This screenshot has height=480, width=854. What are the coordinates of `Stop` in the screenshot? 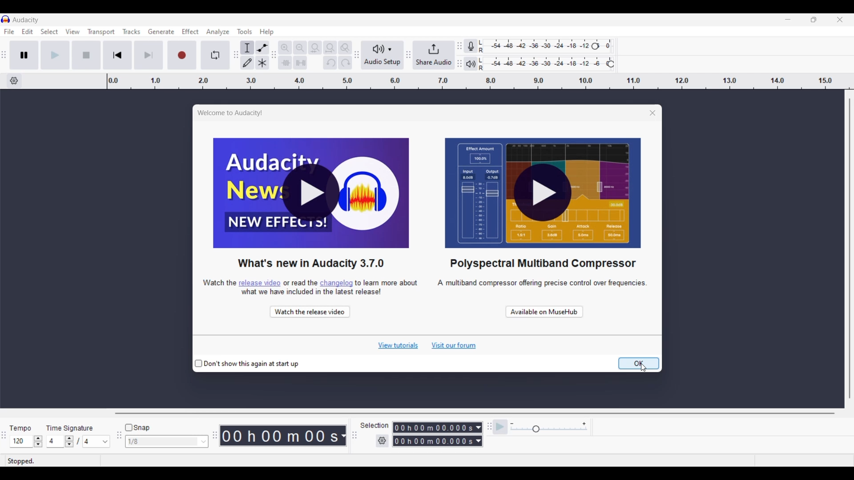 It's located at (86, 55).